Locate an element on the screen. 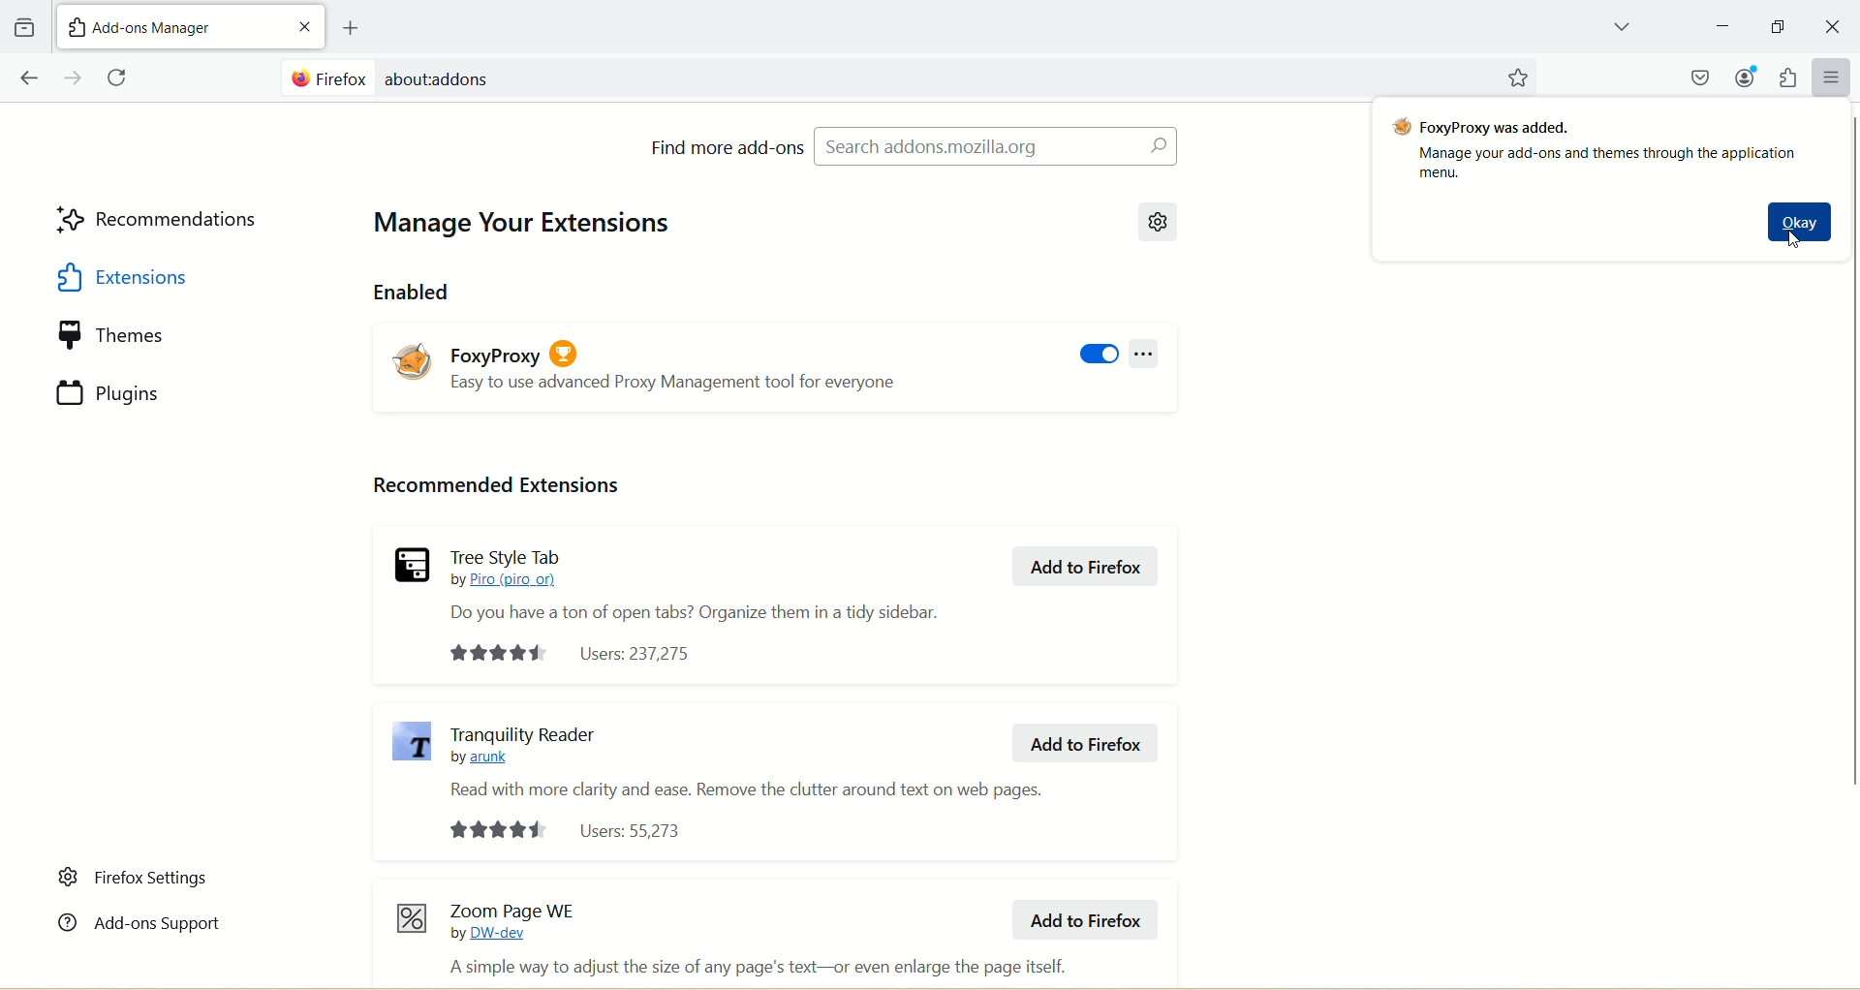  Move Forwards is located at coordinates (75, 77).